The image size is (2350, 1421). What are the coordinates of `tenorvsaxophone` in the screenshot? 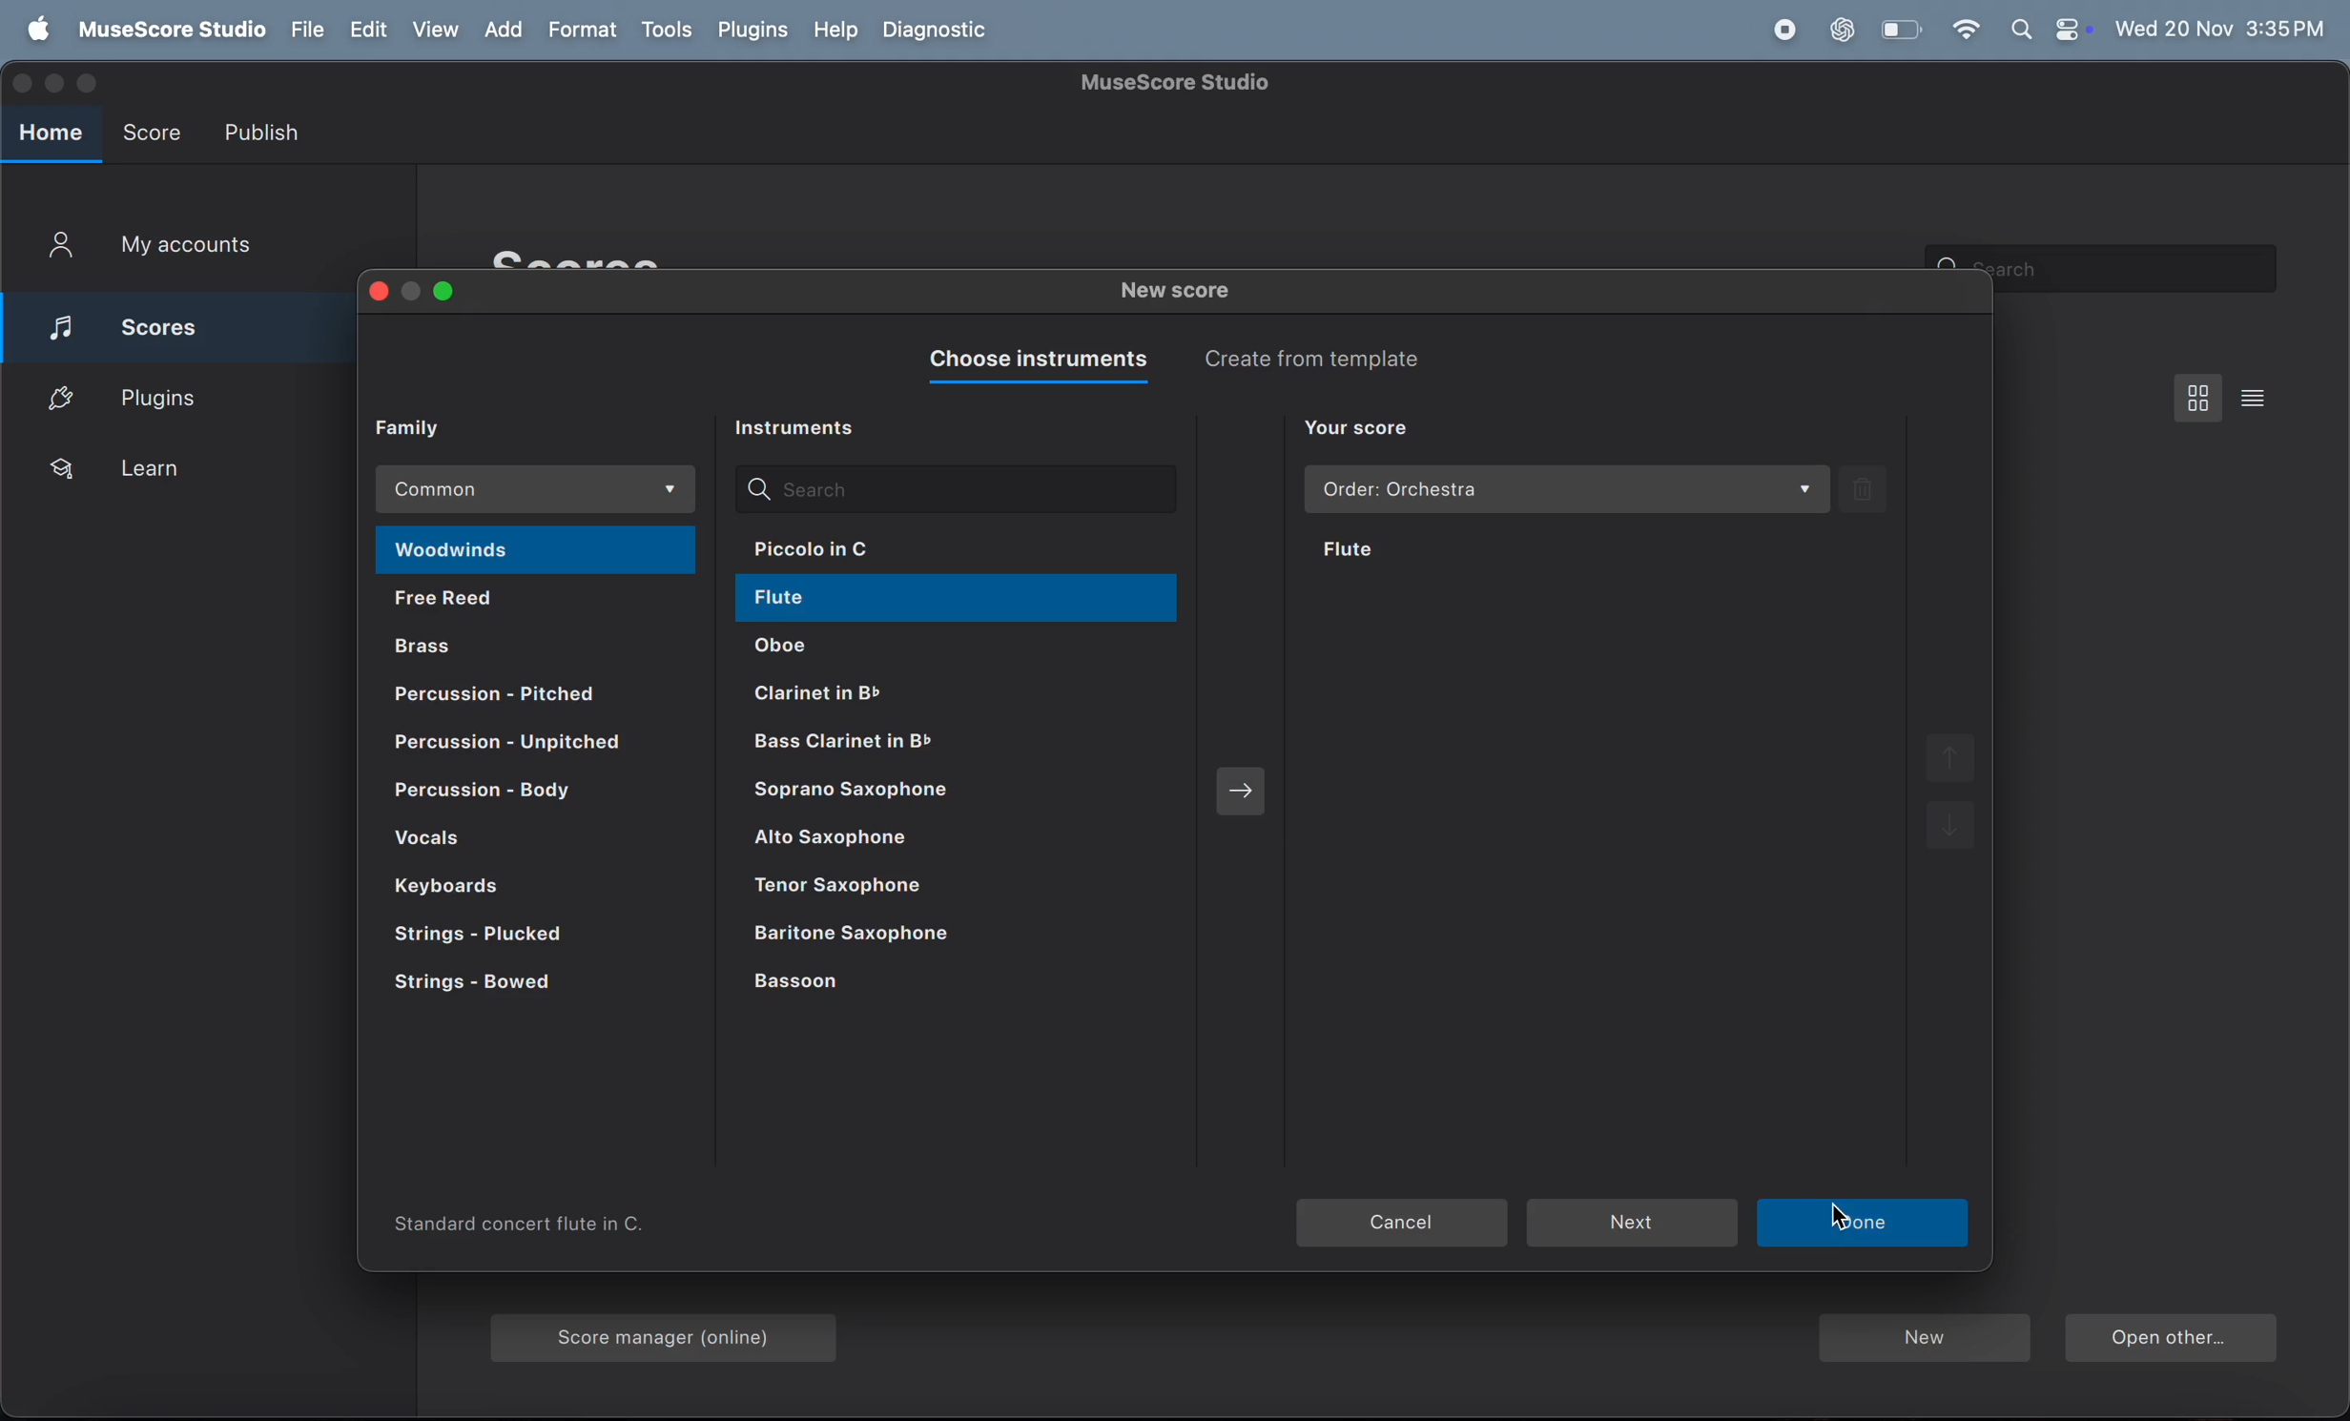 It's located at (938, 888).